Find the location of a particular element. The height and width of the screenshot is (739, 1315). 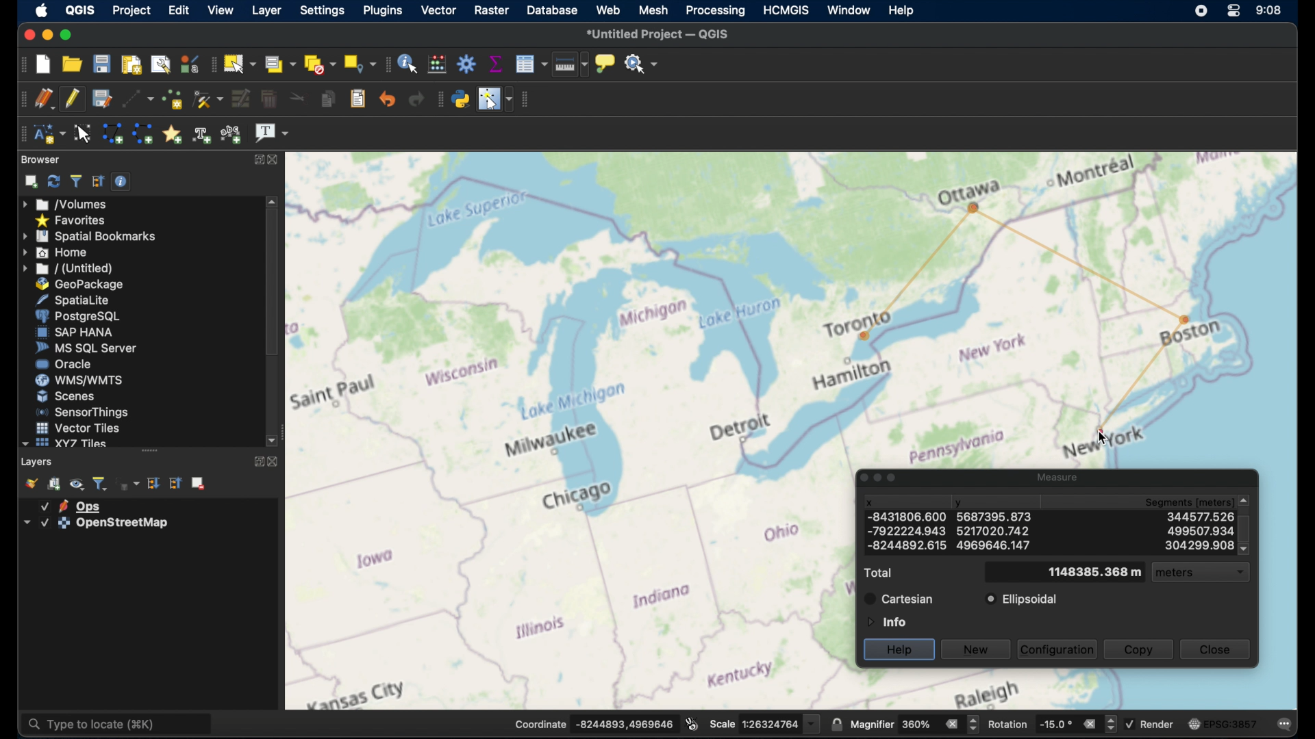

measure line is located at coordinates (571, 67).